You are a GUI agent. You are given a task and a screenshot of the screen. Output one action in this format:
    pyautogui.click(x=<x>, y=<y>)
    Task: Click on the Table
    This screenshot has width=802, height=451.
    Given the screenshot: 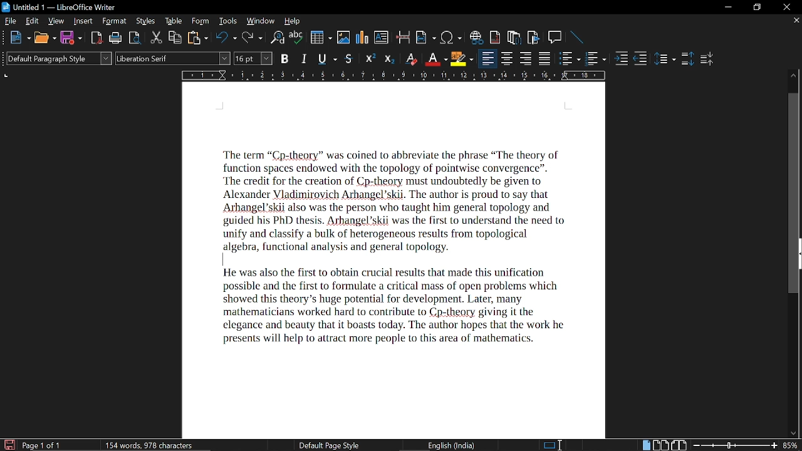 What is the action you would take?
    pyautogui.click(x=172, y=21)
    